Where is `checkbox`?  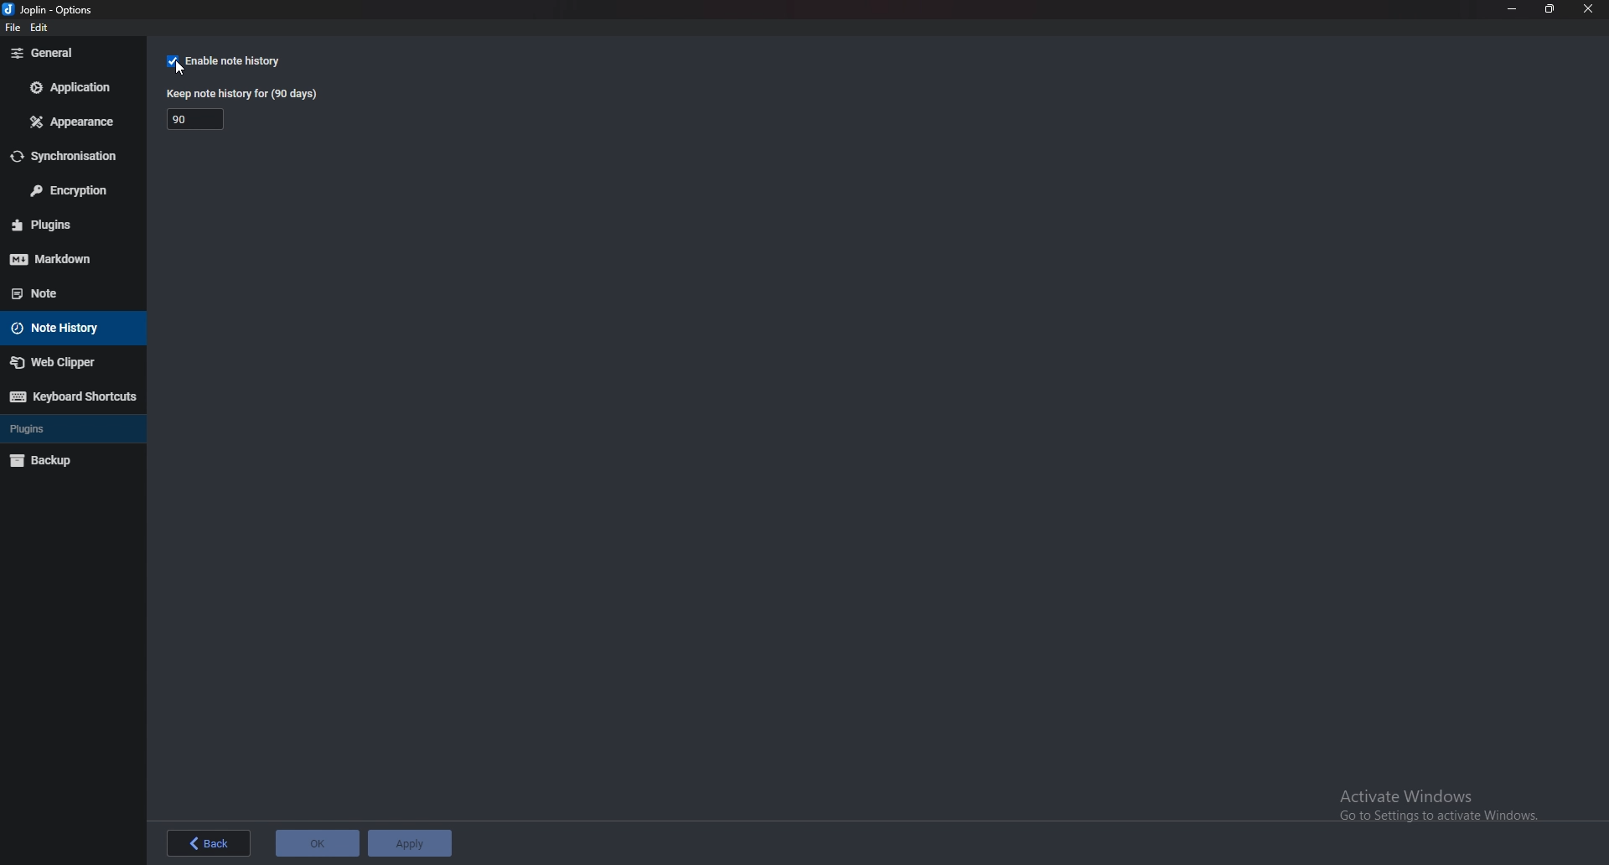 checkbox is located at coordinates (173, 61).